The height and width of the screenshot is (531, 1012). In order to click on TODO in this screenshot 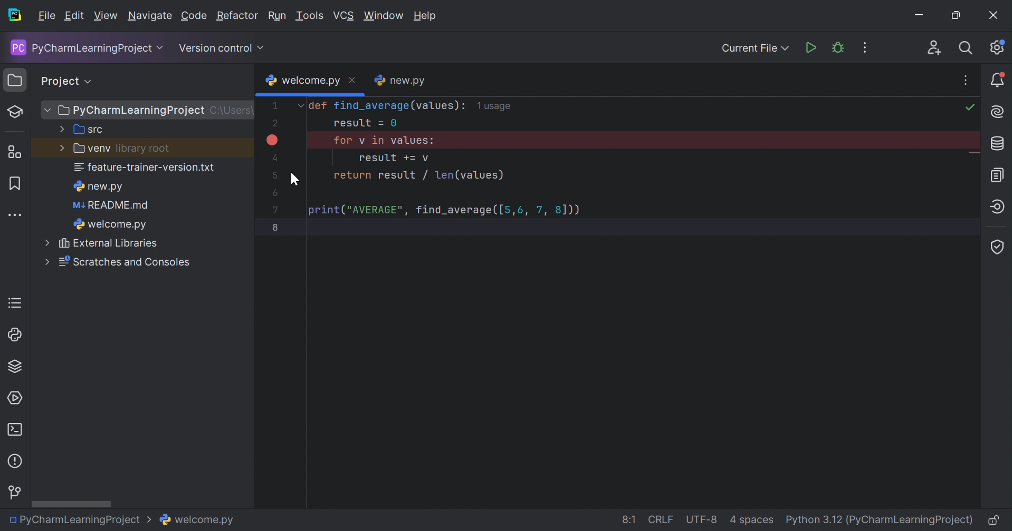, I will do `click(15, 301)`.